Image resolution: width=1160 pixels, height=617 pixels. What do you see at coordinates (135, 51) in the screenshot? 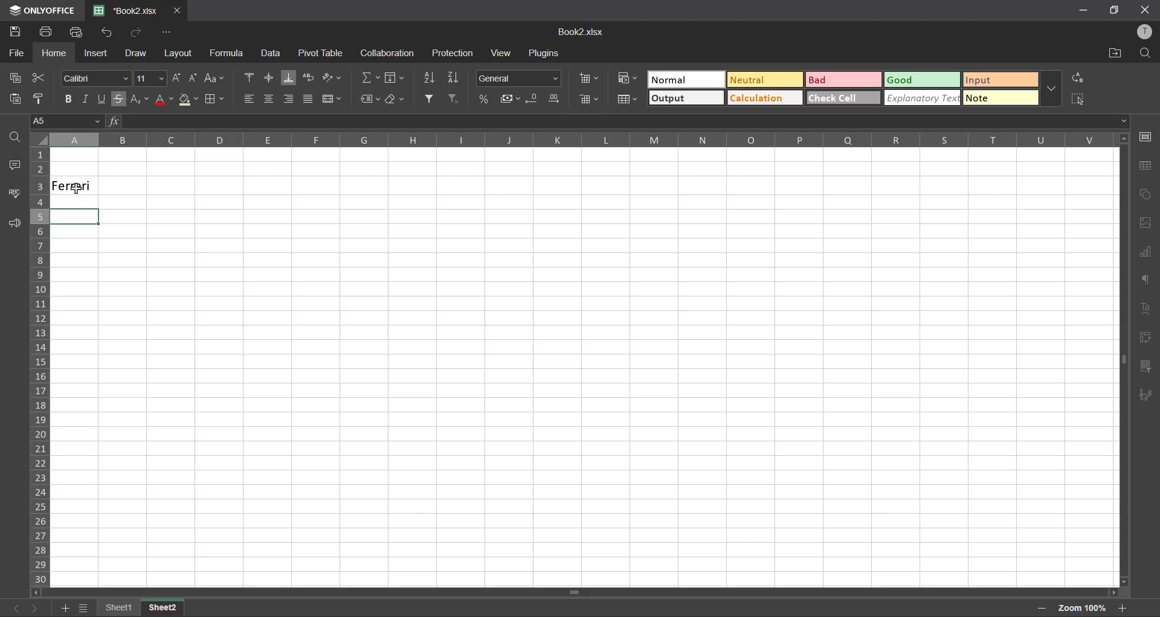
I see `draw` at bounding box center [135, 51].